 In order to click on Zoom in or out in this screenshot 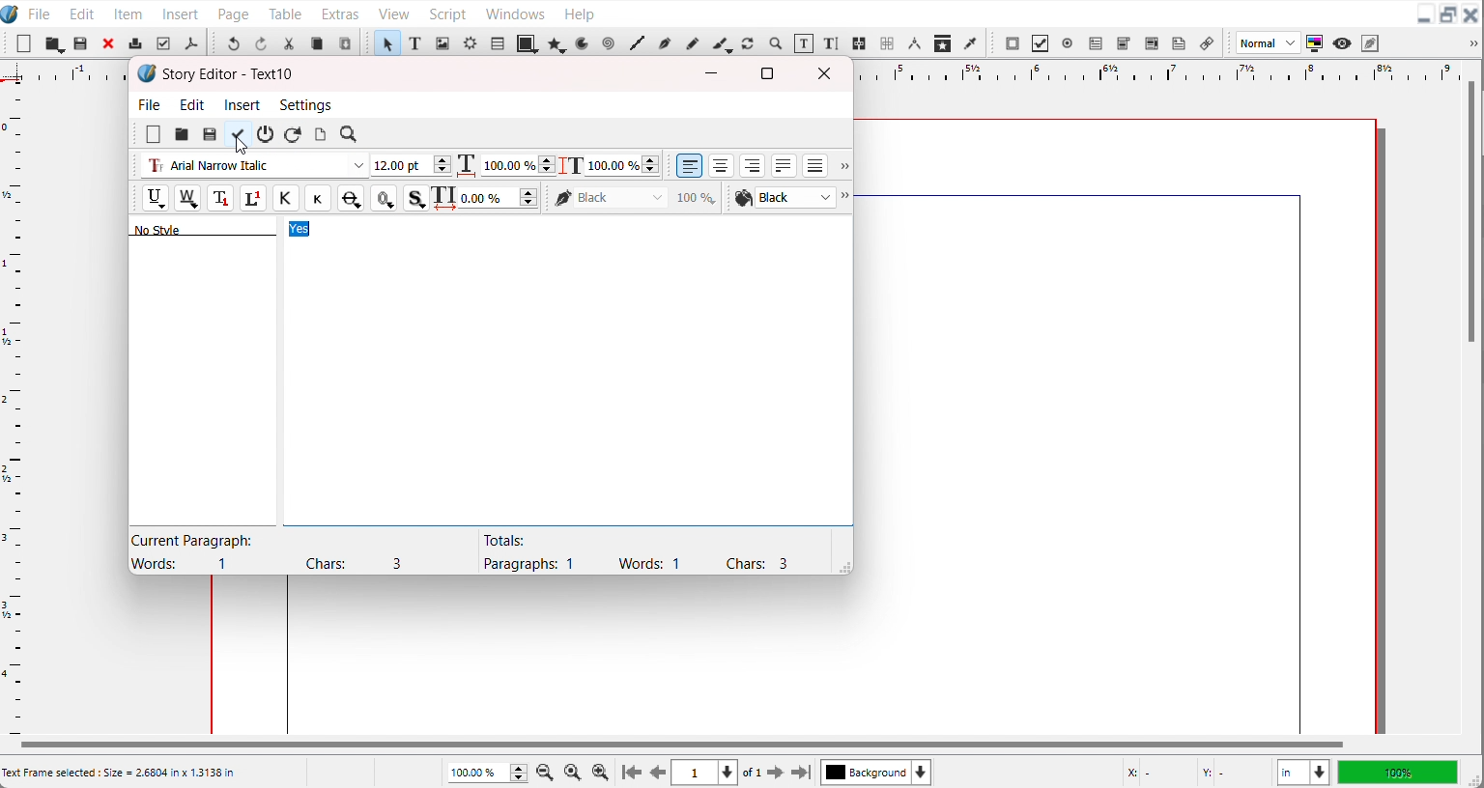, I will do `click(774, 42)`.